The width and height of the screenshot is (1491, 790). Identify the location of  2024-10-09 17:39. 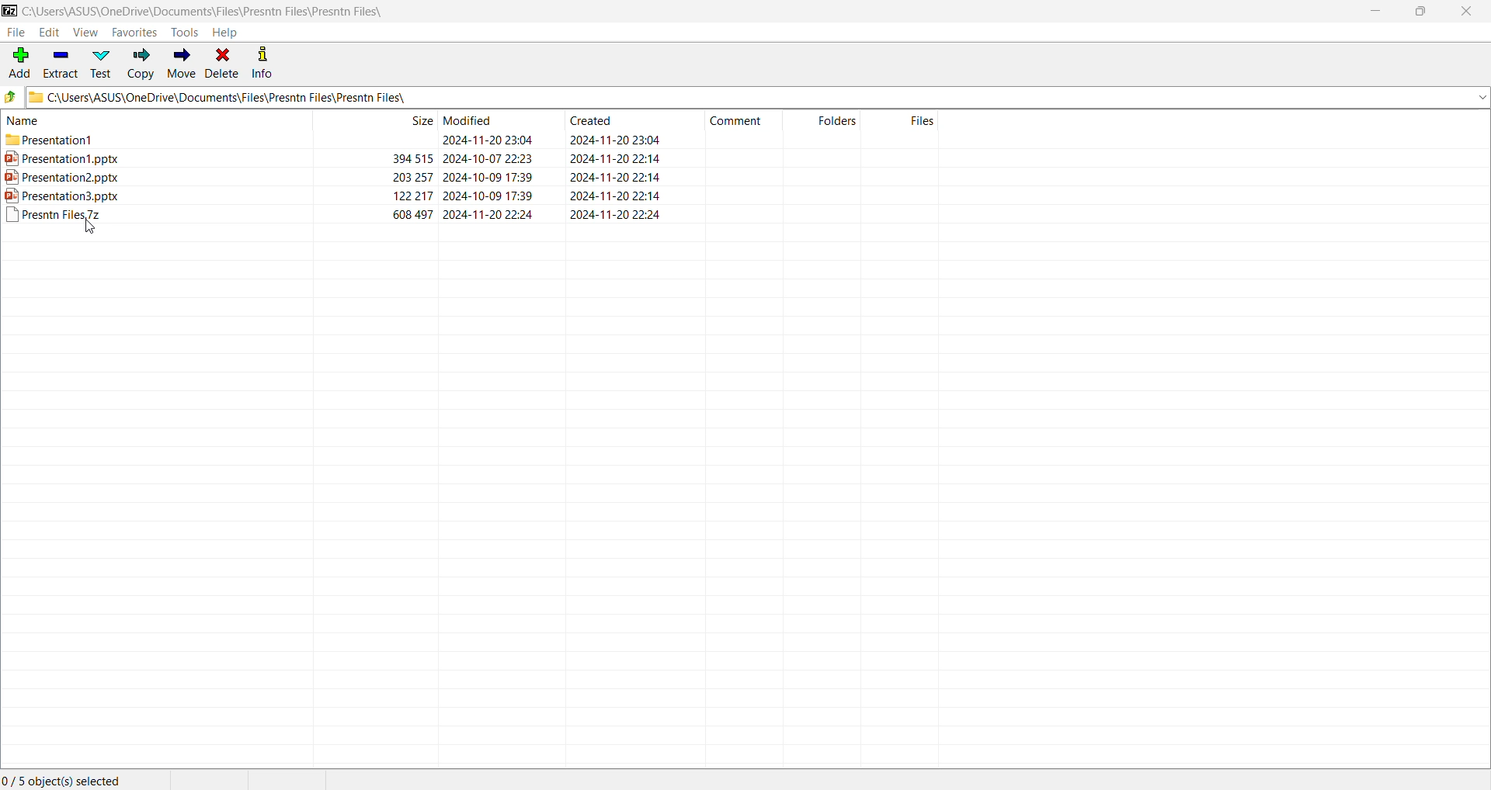
(493, 196).